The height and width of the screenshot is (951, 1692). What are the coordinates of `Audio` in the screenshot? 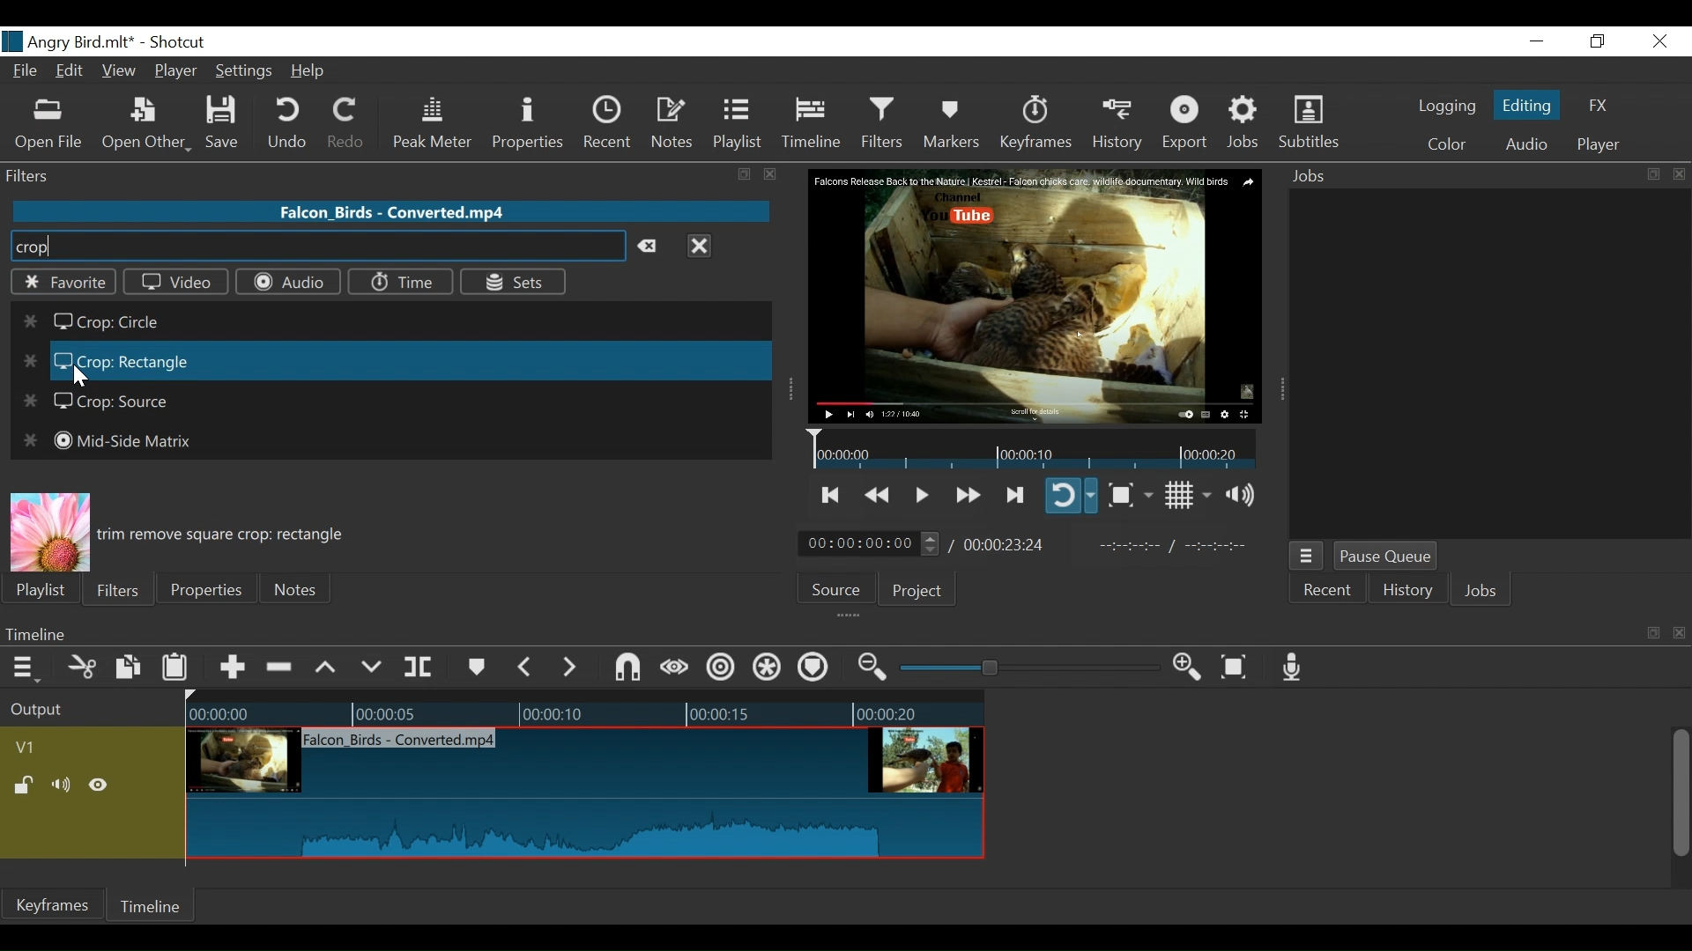 It's located at (1525, 146).